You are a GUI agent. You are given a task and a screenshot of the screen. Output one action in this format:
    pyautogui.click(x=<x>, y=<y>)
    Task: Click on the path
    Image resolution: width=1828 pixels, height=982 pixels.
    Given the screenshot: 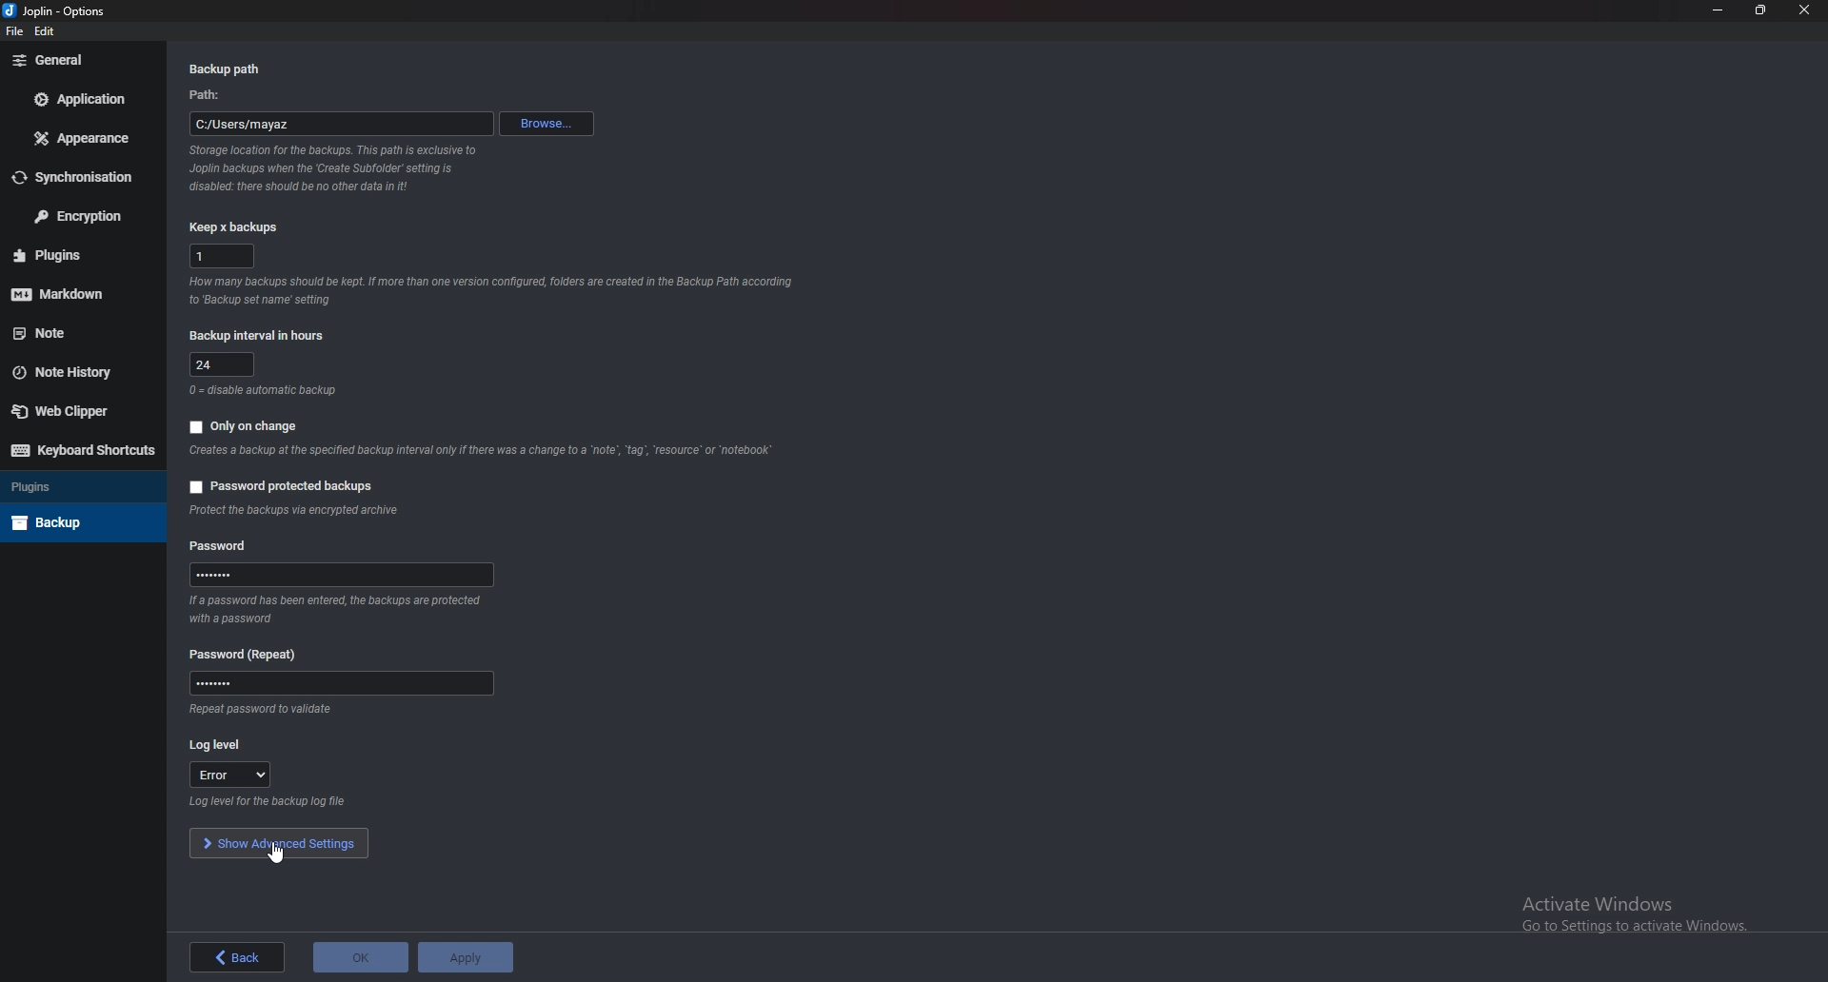 What is the action you would take?
    pyautogui.click(x=210, y=95)
    